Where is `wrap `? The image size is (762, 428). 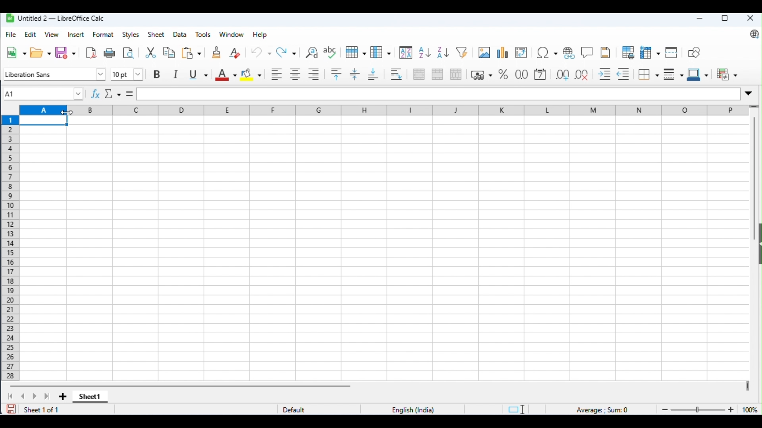 wrap  is located at coordinates (397, 74).